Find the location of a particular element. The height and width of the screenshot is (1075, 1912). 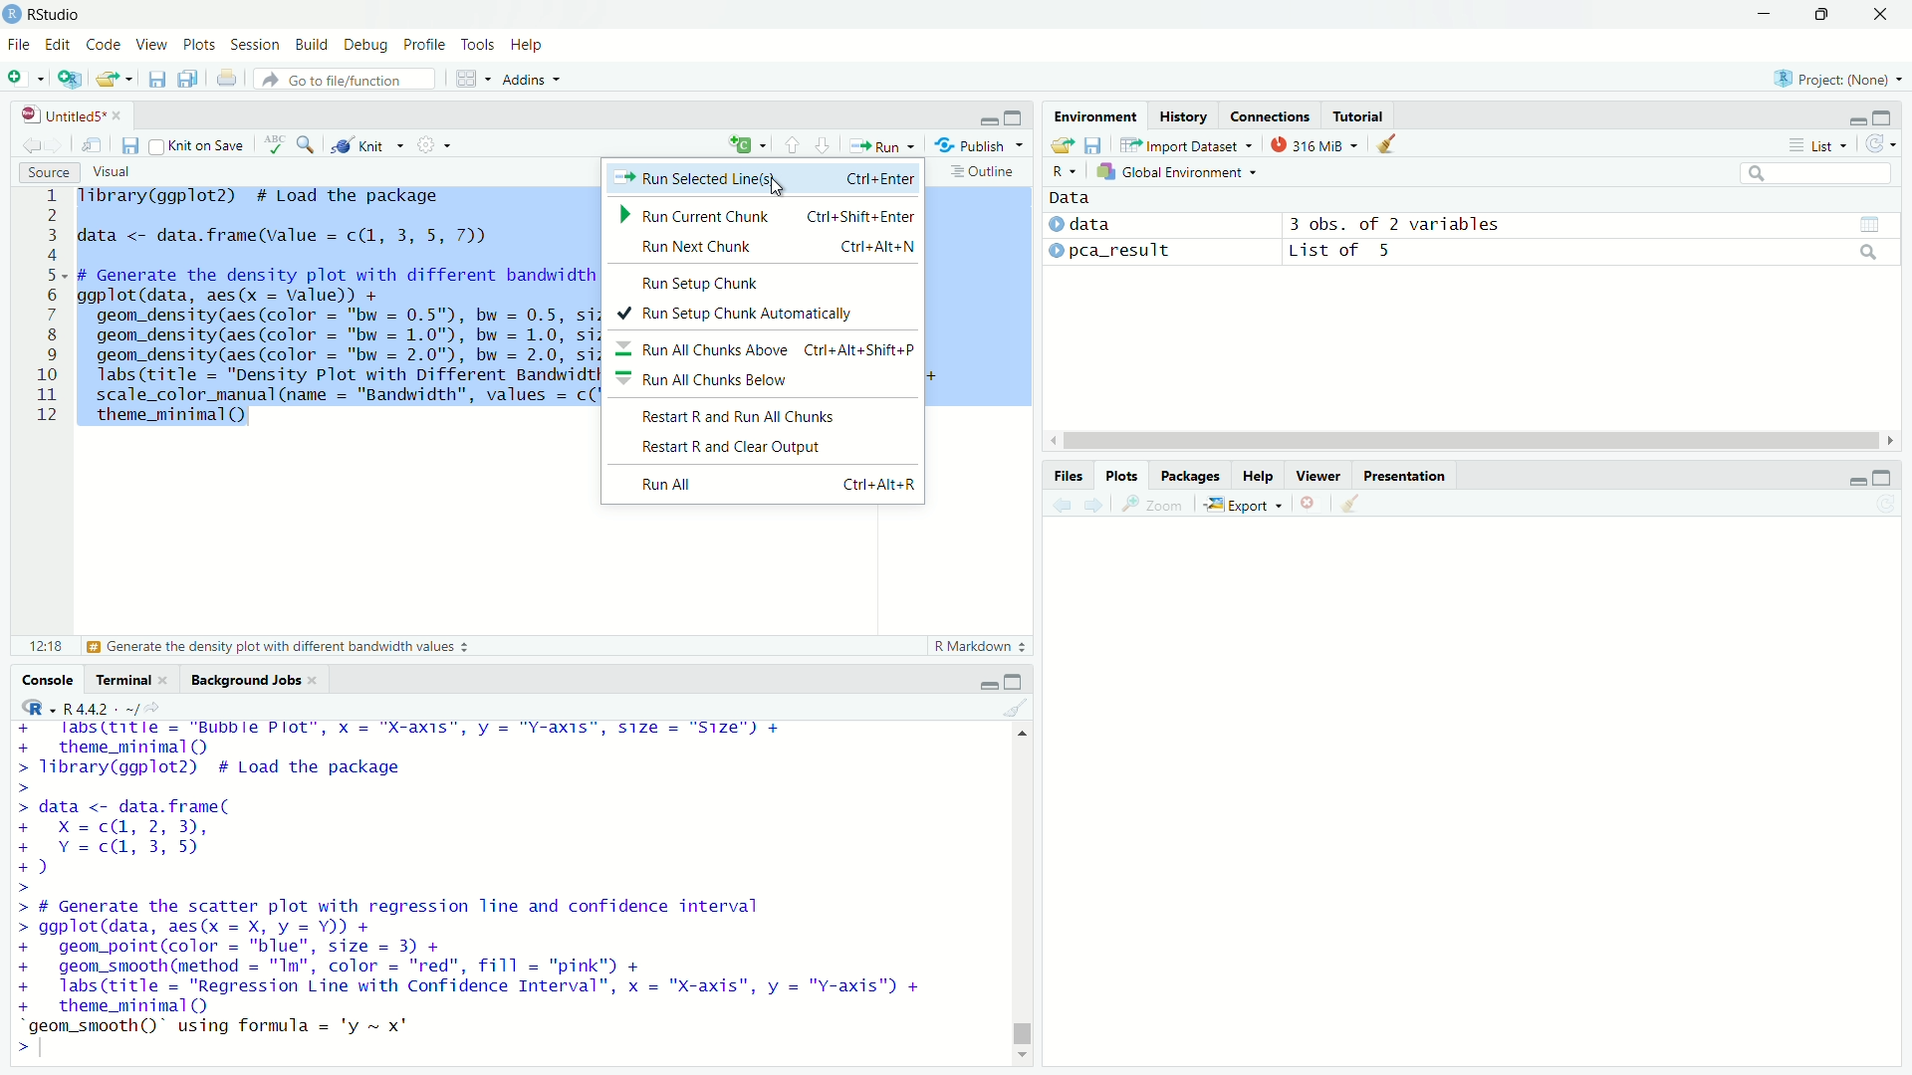

Remove current plot is located at coordinates (1313, 505).